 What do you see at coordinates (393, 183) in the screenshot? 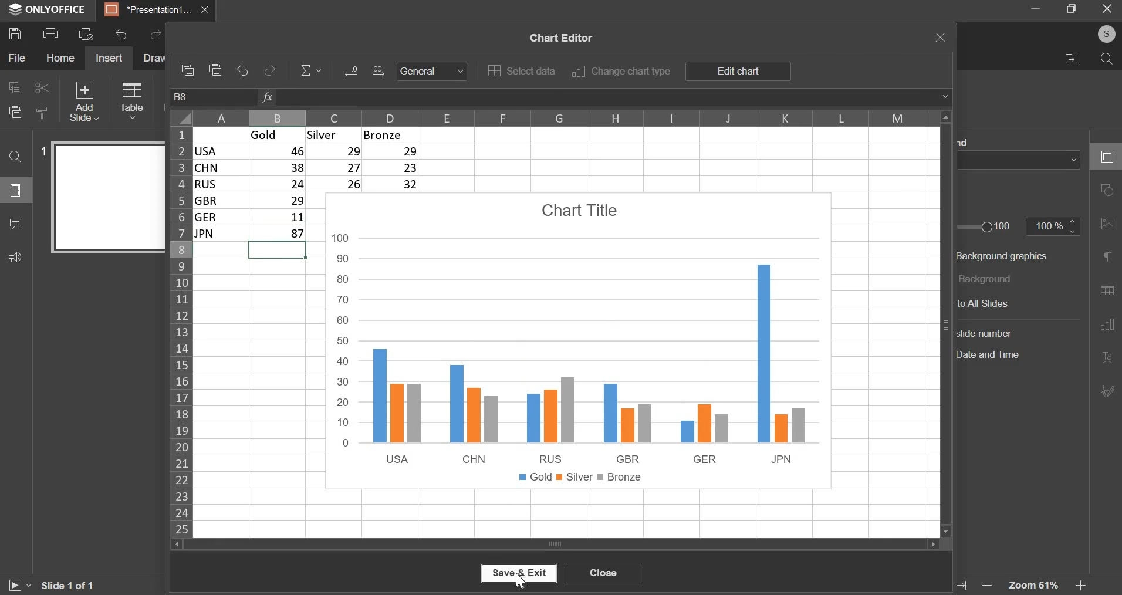
I see `32` at bounding box center [393, 183].